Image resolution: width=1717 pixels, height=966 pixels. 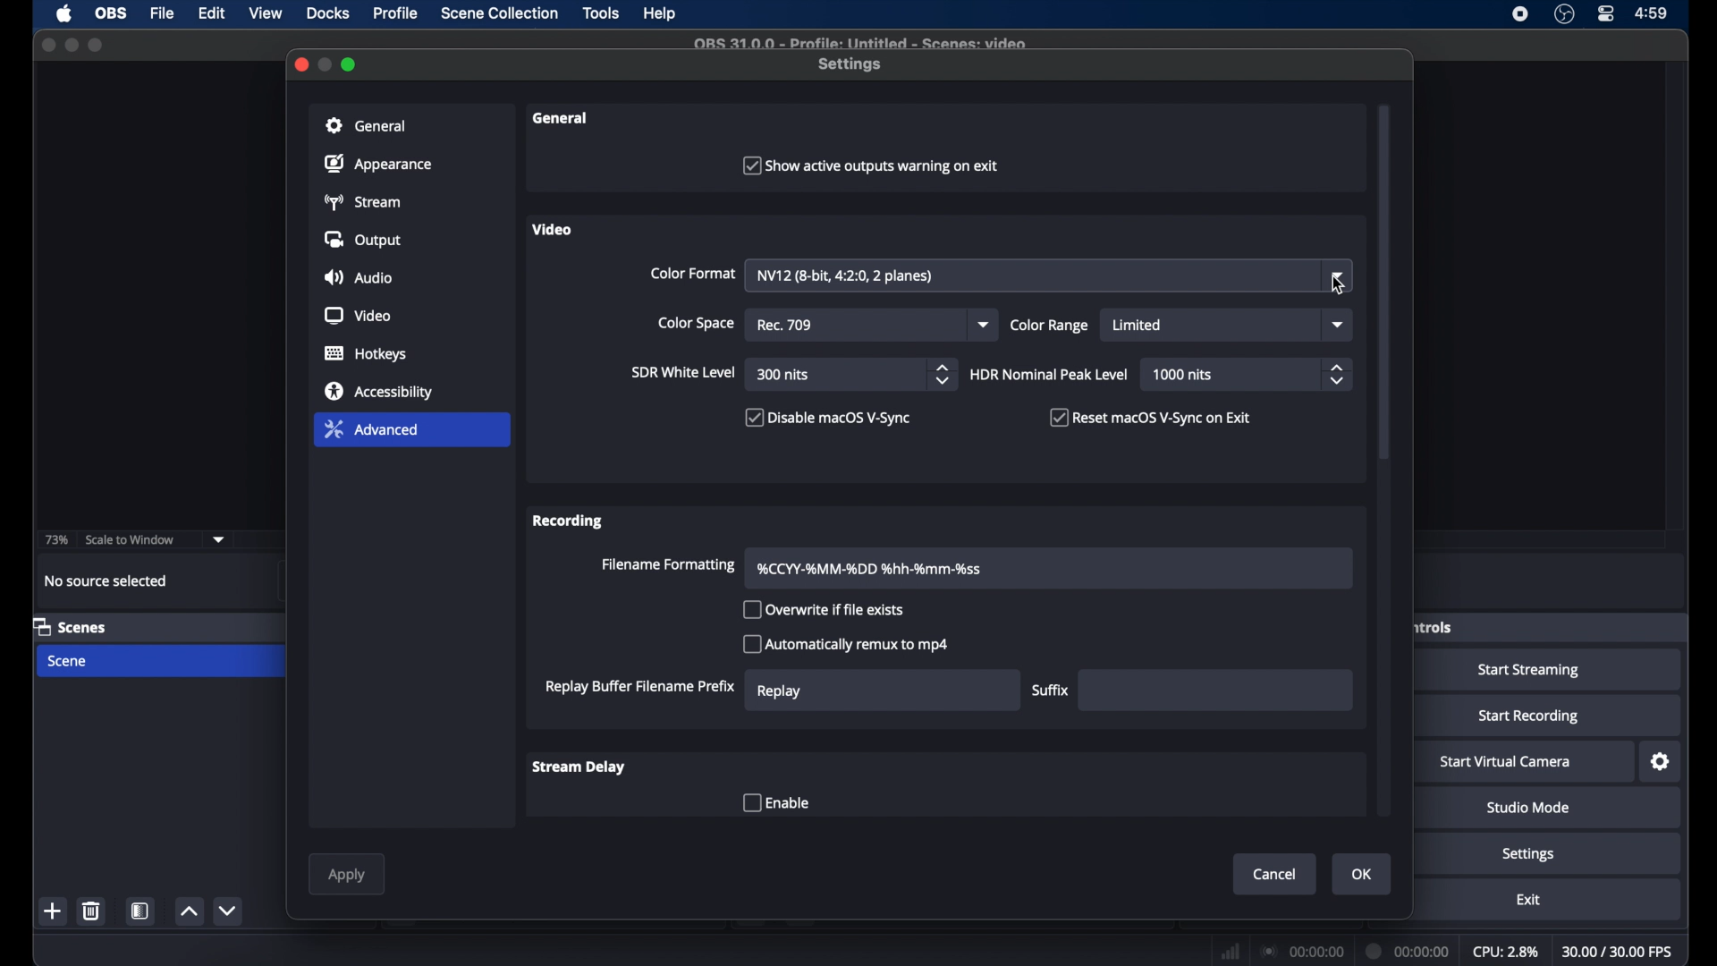 I want to click on delete, so click(x=92, y=911).